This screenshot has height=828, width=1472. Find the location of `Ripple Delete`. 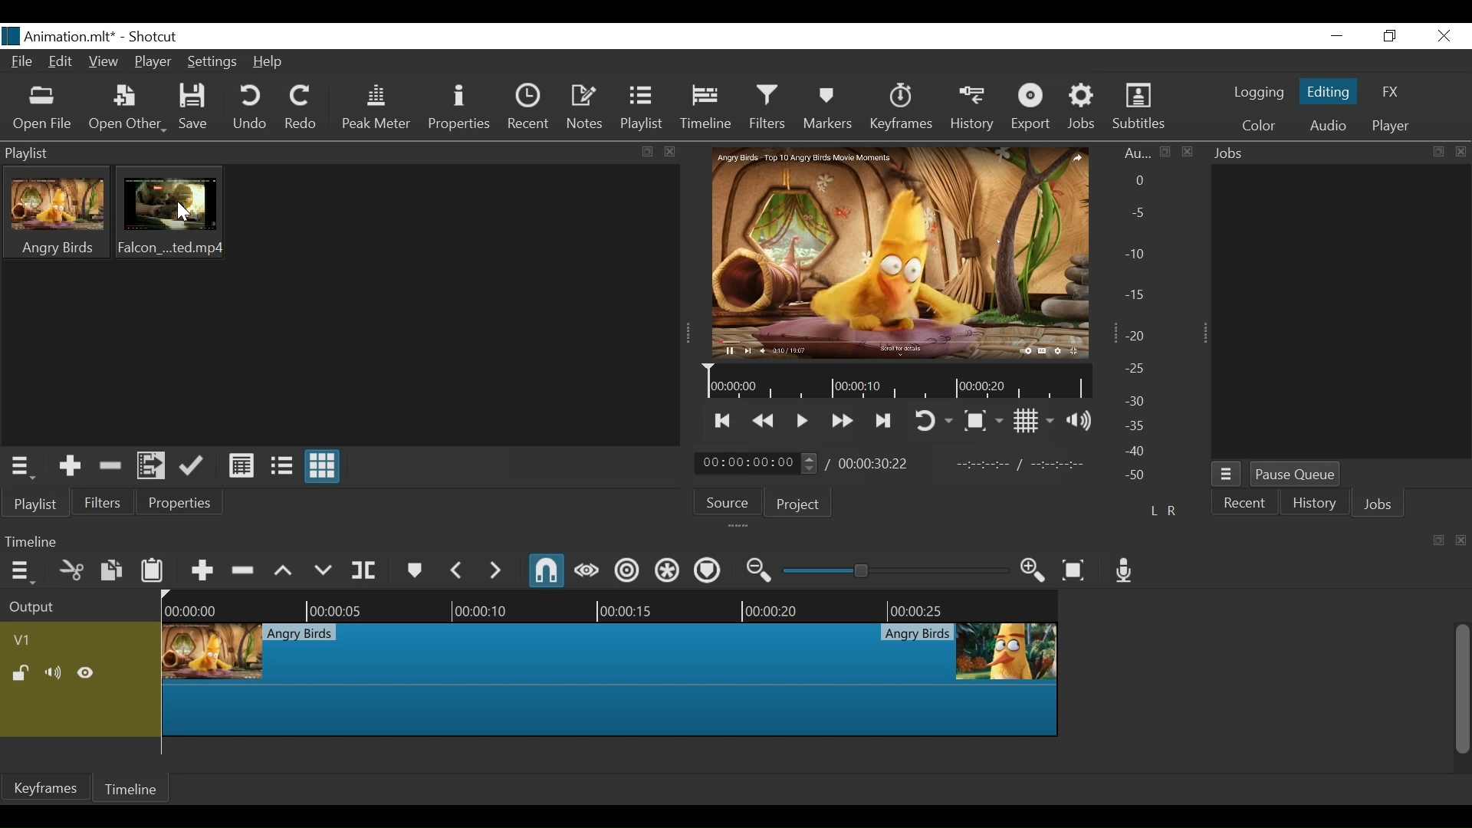

Ripple Delete is located at coordinates (245, 568).